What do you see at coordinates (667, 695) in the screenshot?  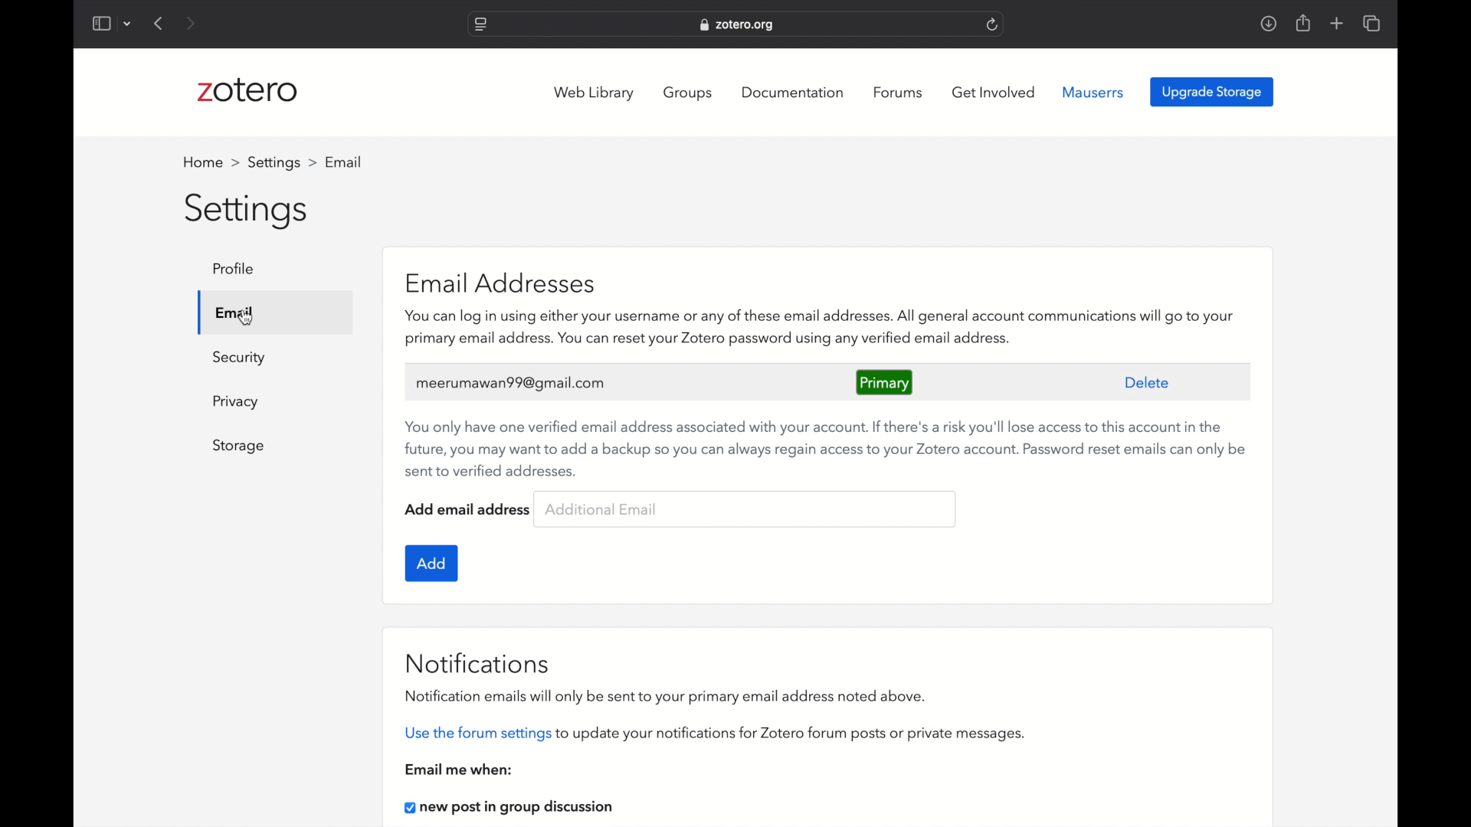 I see `notification emails will only be sent to your primary email address noted above` at bounding box center [667, 695].